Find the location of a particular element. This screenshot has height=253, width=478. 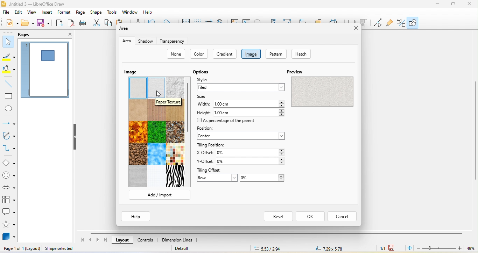

page 1 of 1 is located at coordinates (20, 249).